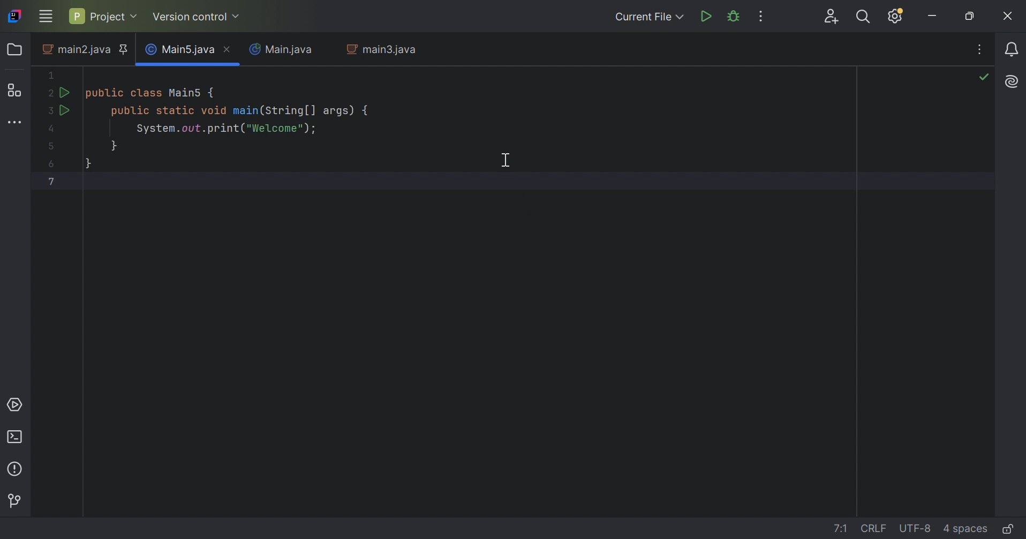 The height and width of the screenshot is (539, 1026). Describe the element at coordinates (845, 529) in the screenshot. I see `go to line` at that location.